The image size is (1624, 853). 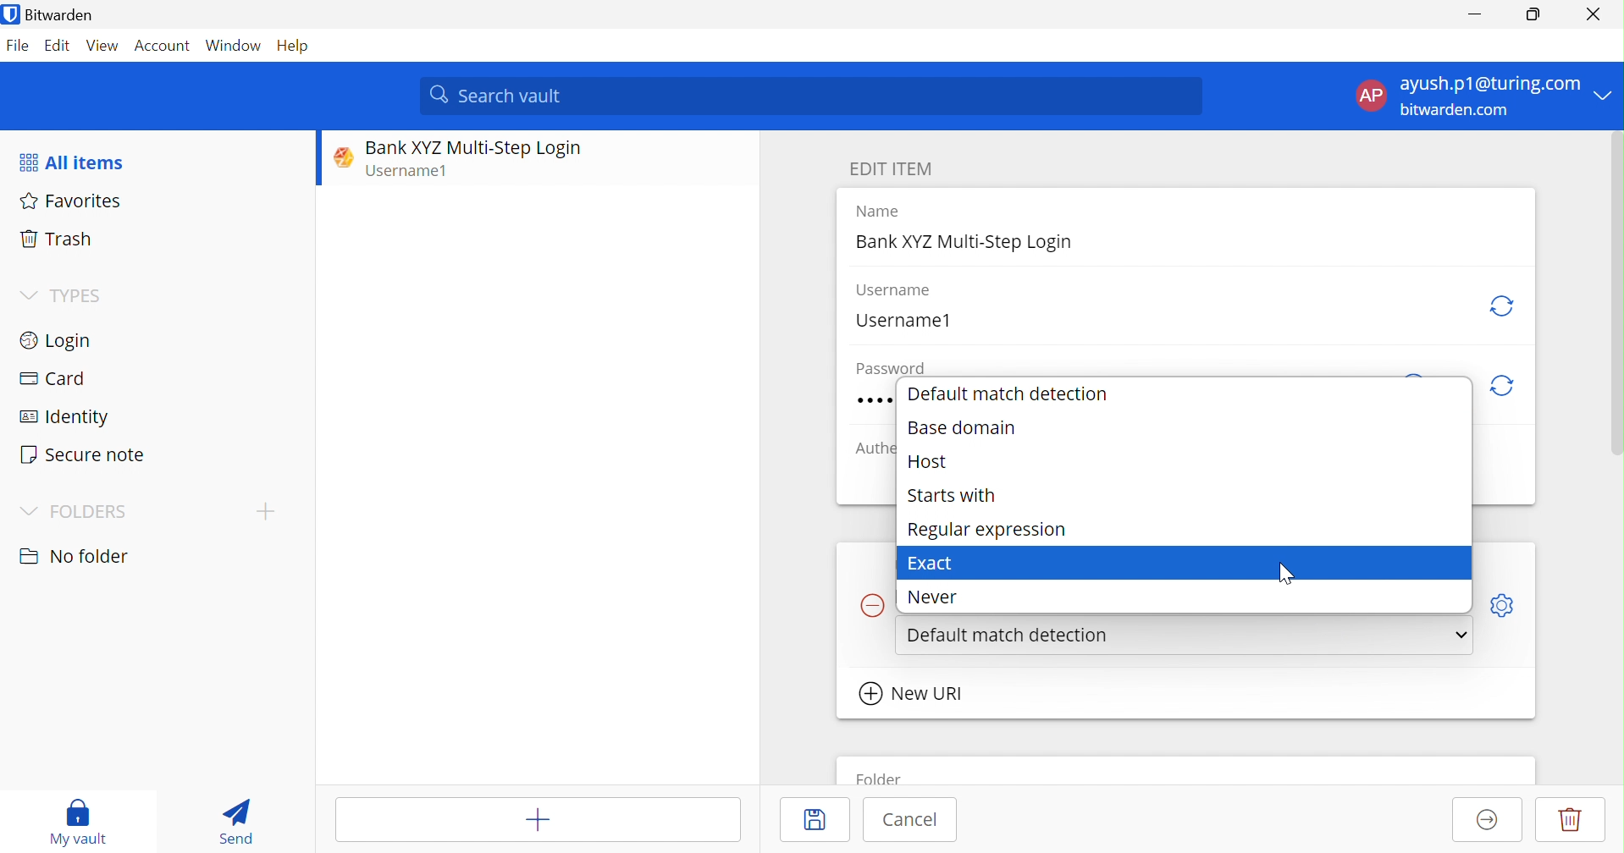 I want to click on Settings, so click(x=1508, y=603).